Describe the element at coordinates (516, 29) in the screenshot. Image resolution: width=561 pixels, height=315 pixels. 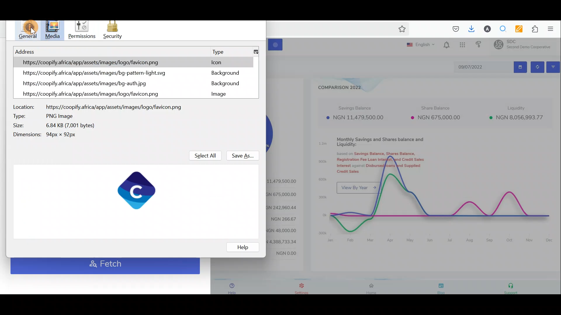
I see `Multi keywords highlighter` at that location.